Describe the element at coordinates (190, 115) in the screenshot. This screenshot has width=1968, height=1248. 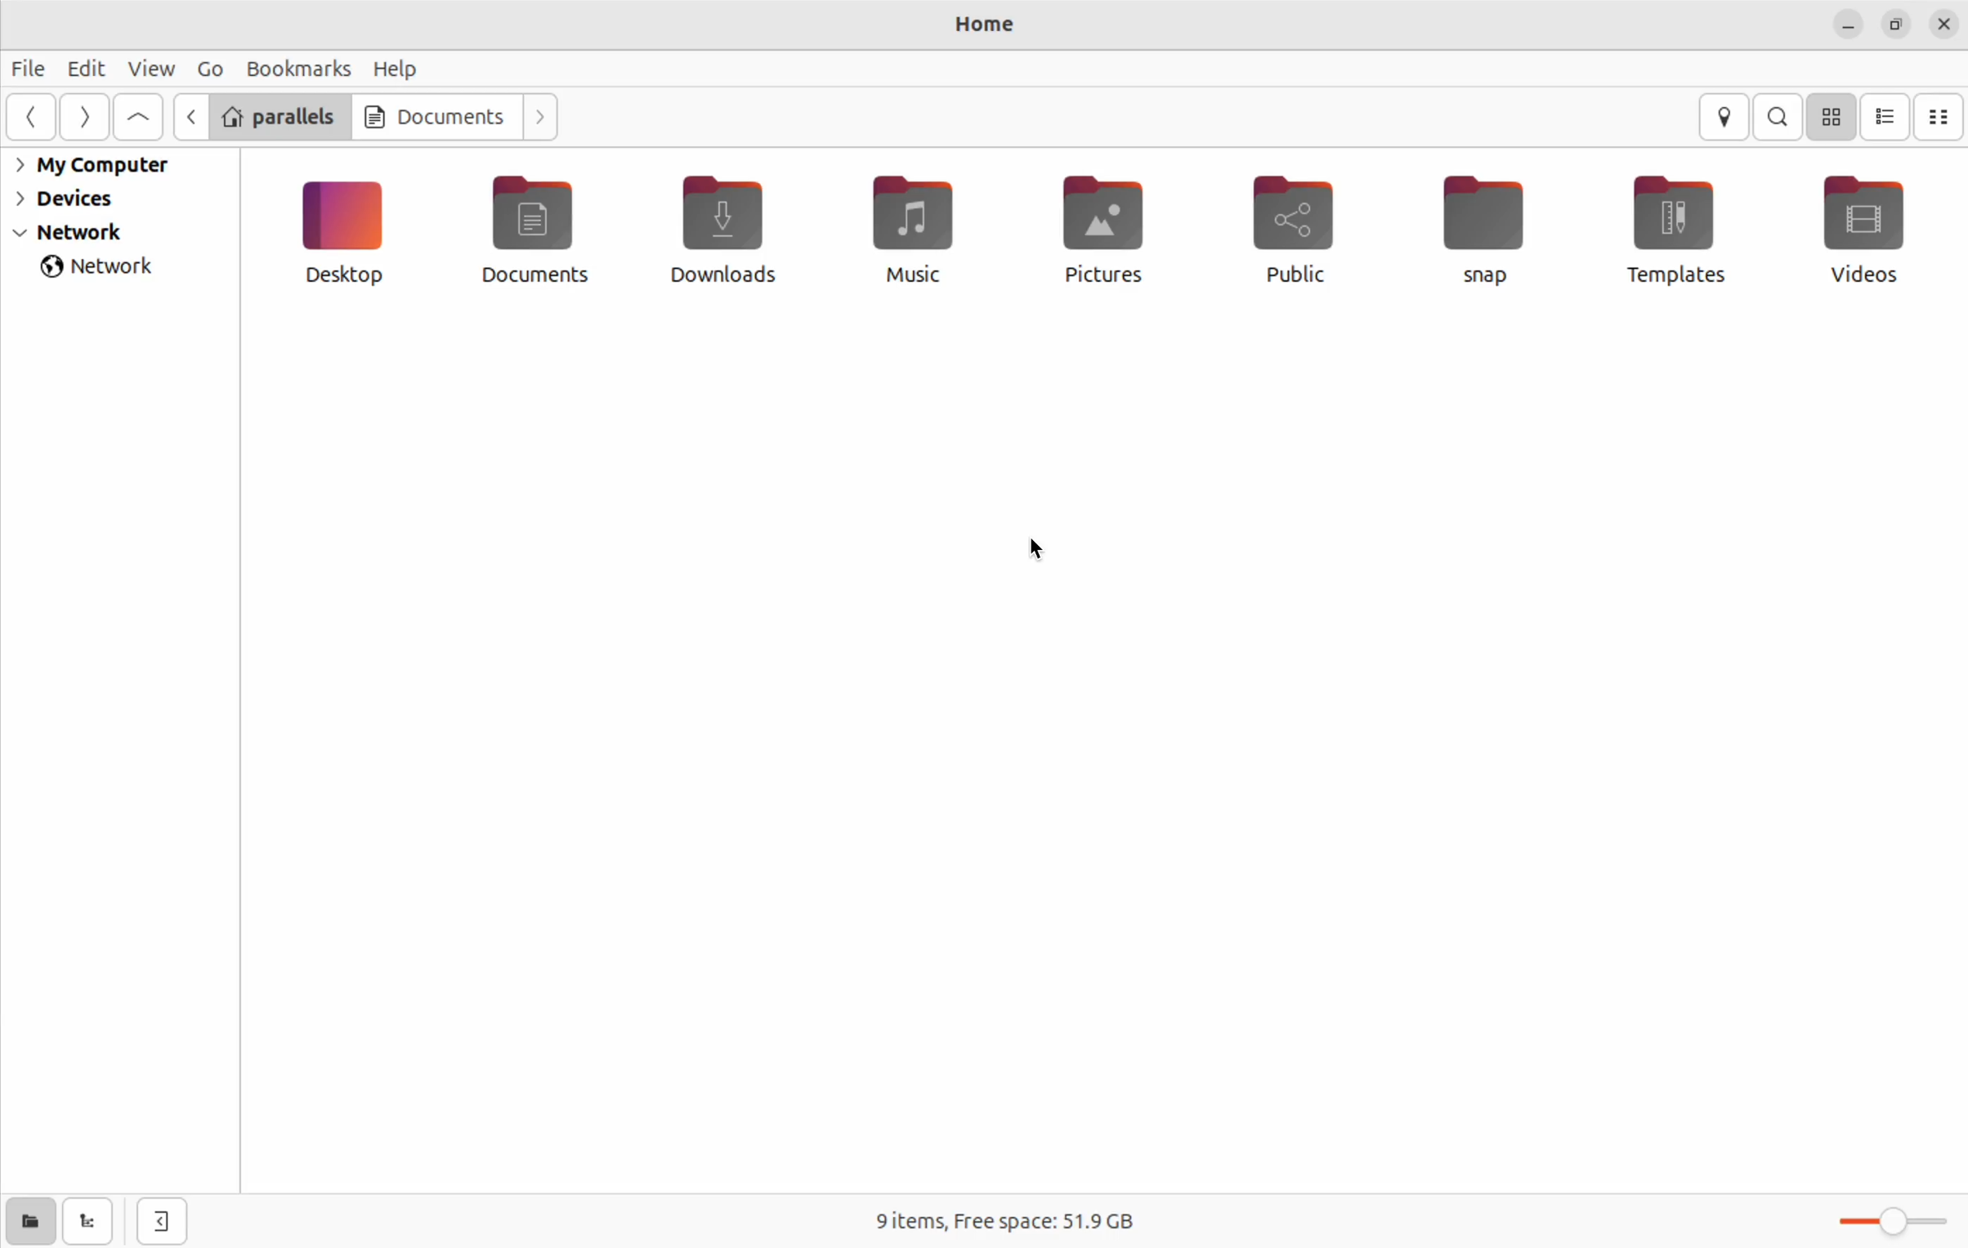
I see `backward` at that location.